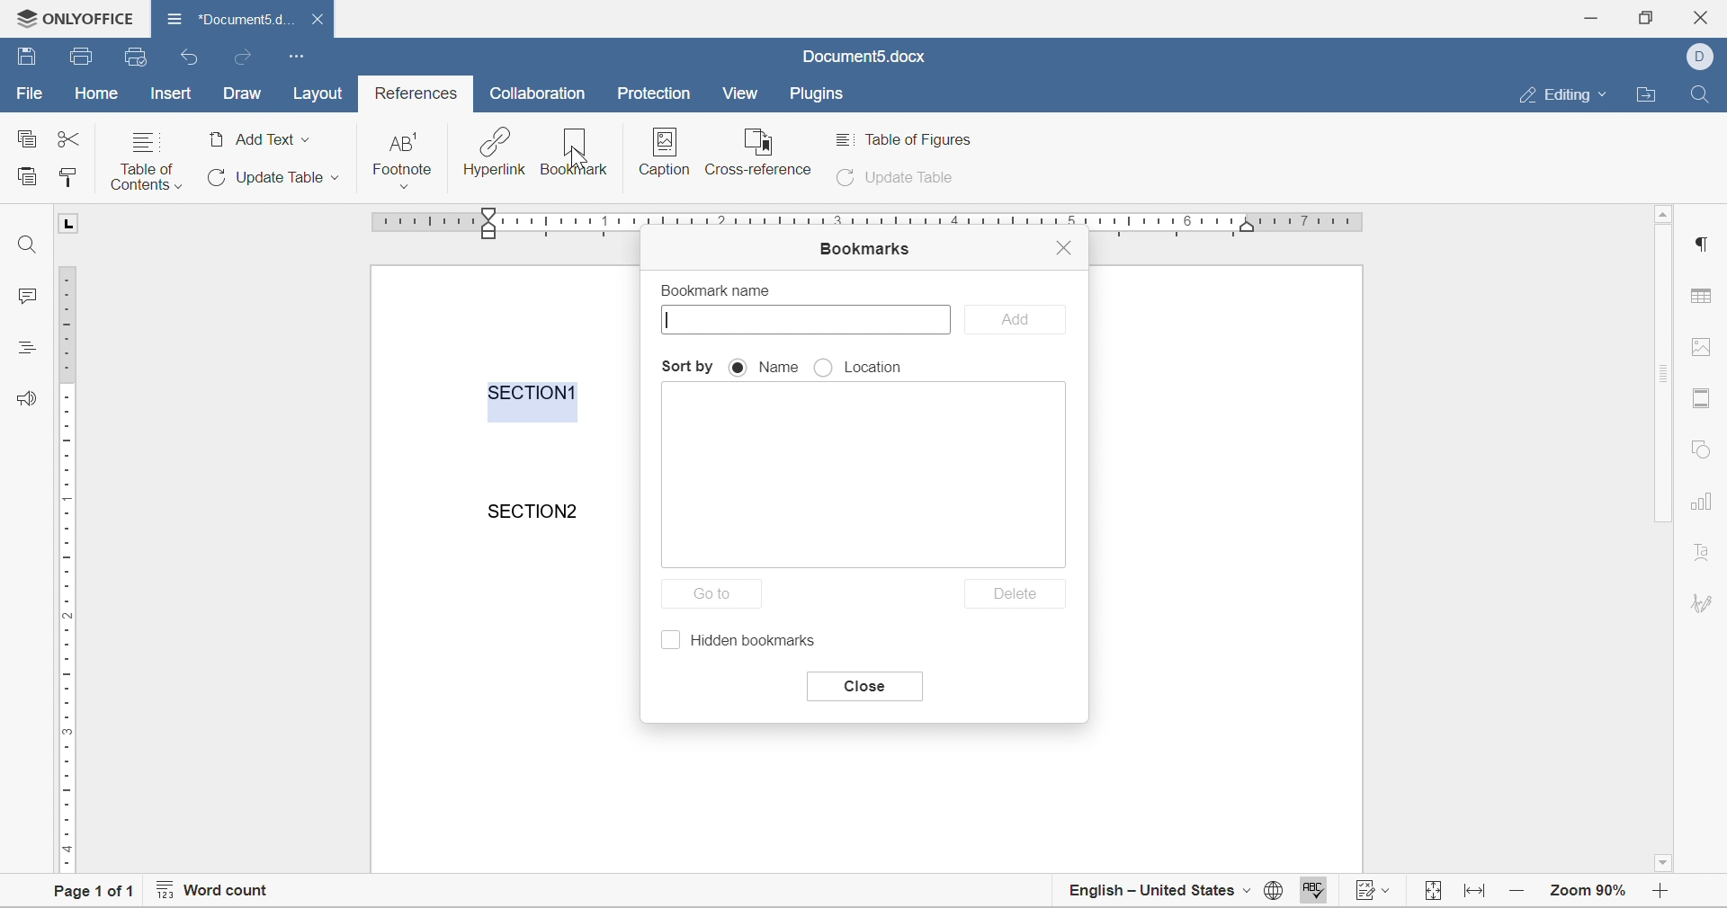 The height and width of the screenshot is (908, 1727). I want to click on open file location, so click(1650, 95).